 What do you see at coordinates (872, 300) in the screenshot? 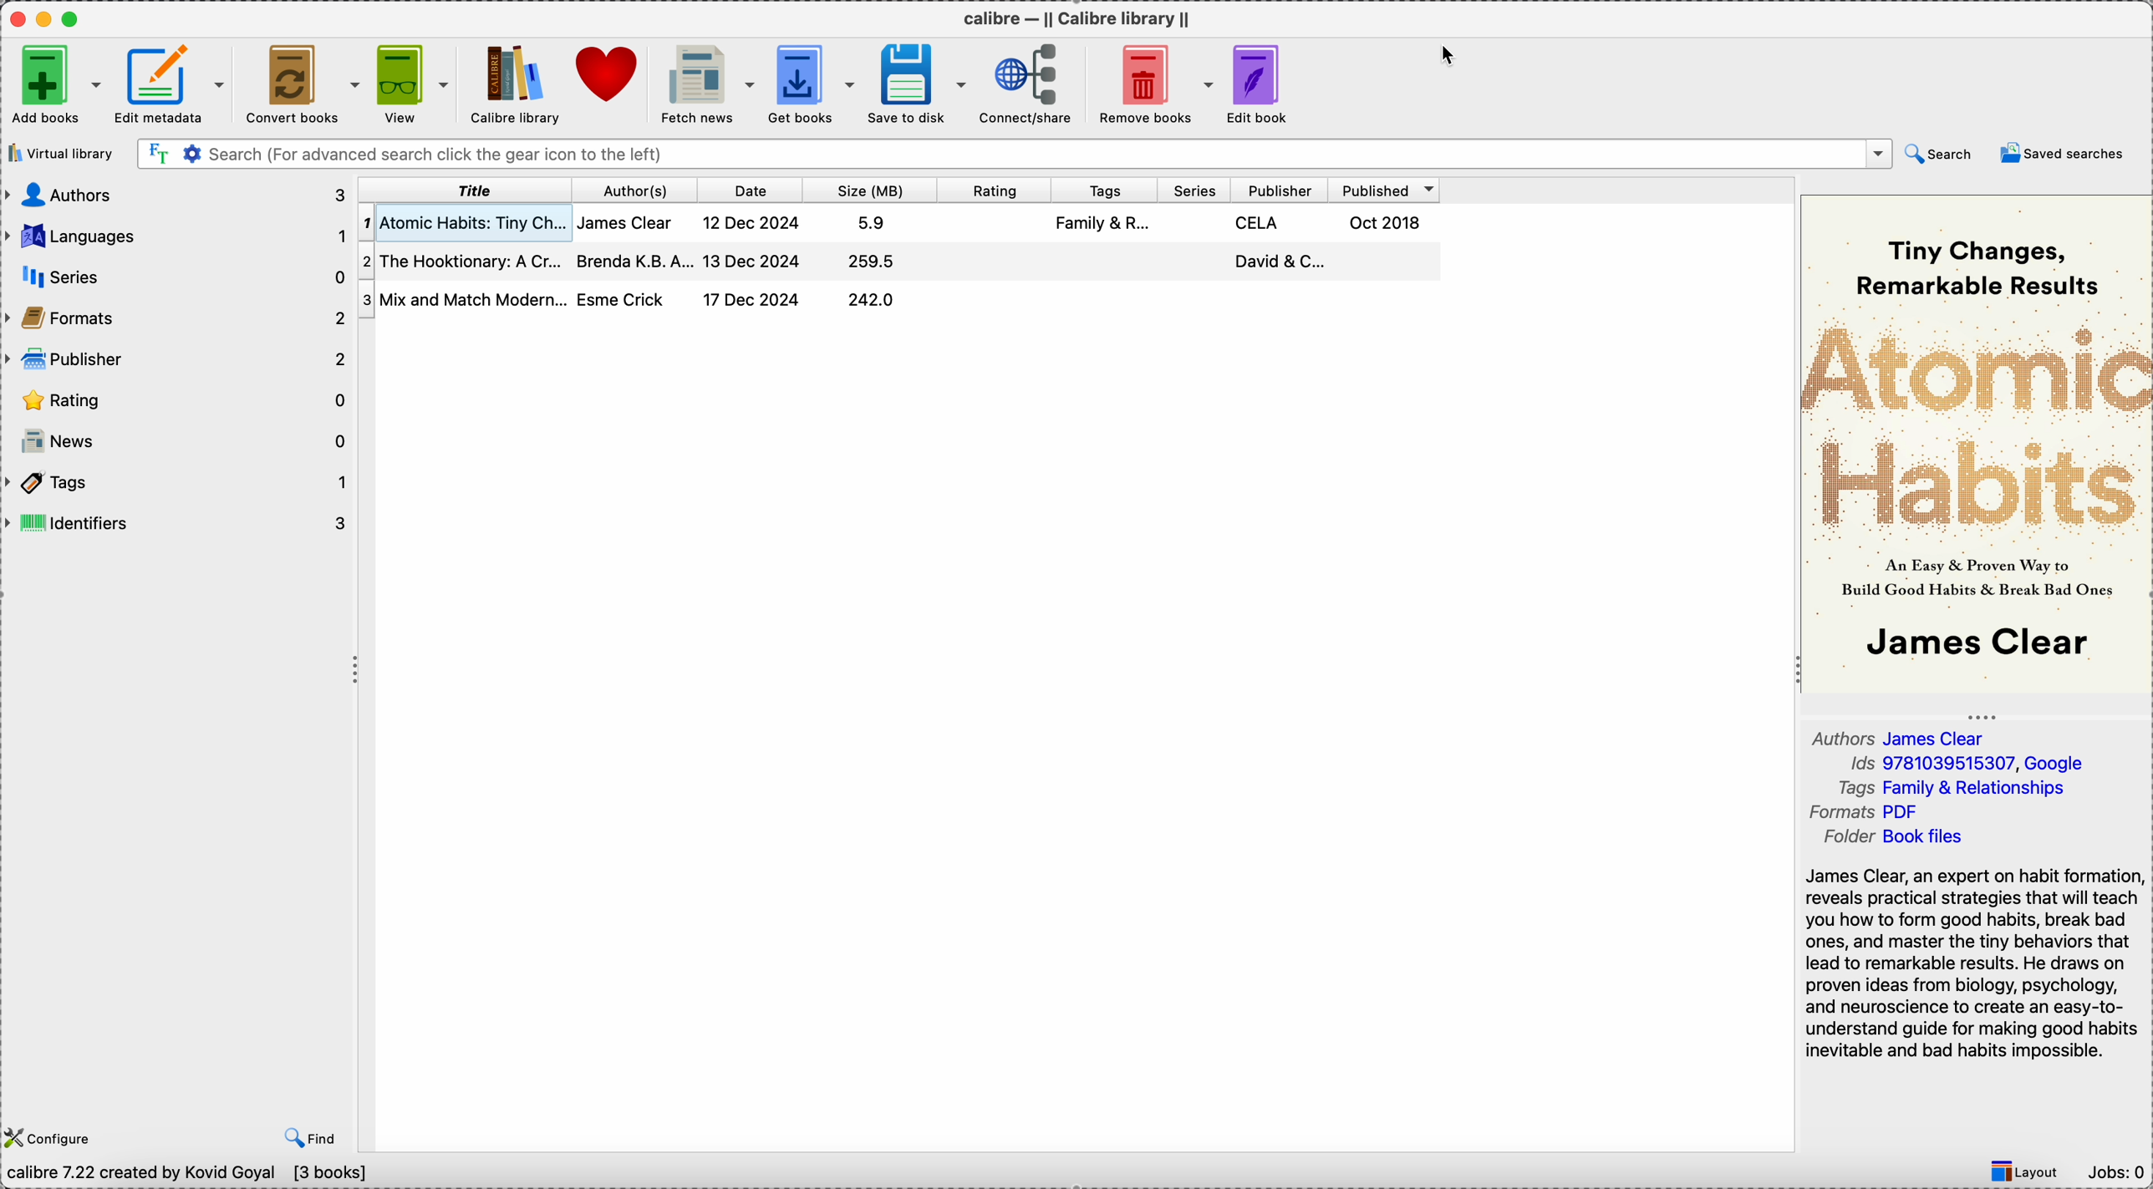
I see `242.0` at bounding box center [872, 300].